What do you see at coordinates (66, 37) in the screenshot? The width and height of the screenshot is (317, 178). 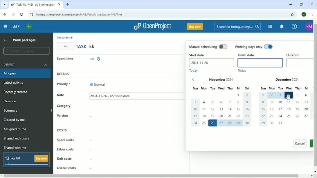 I see `Set parent` at bounding box center [66, 37].